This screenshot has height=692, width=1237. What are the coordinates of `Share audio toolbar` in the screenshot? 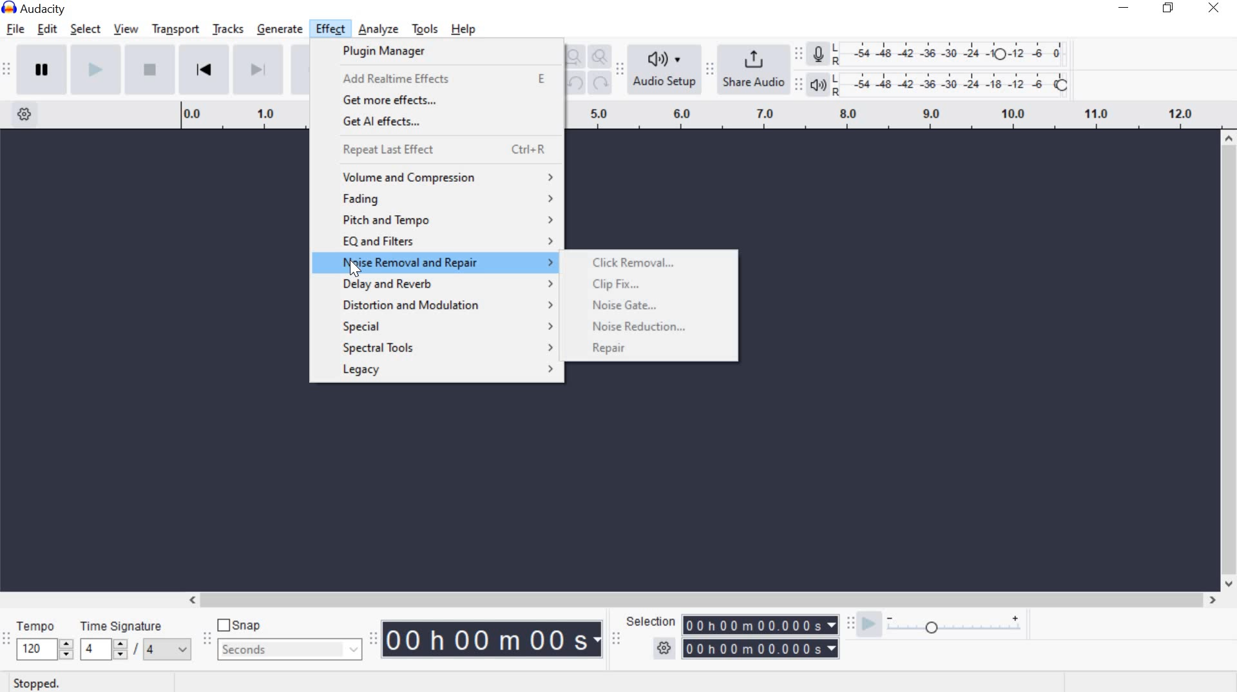 It's located at (710, 68).